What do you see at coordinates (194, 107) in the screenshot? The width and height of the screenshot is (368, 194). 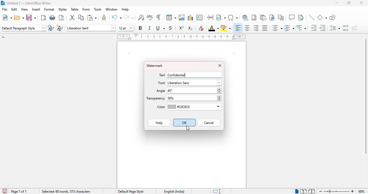 I see ` #C0C0C0` at bounding box center [194, 107].